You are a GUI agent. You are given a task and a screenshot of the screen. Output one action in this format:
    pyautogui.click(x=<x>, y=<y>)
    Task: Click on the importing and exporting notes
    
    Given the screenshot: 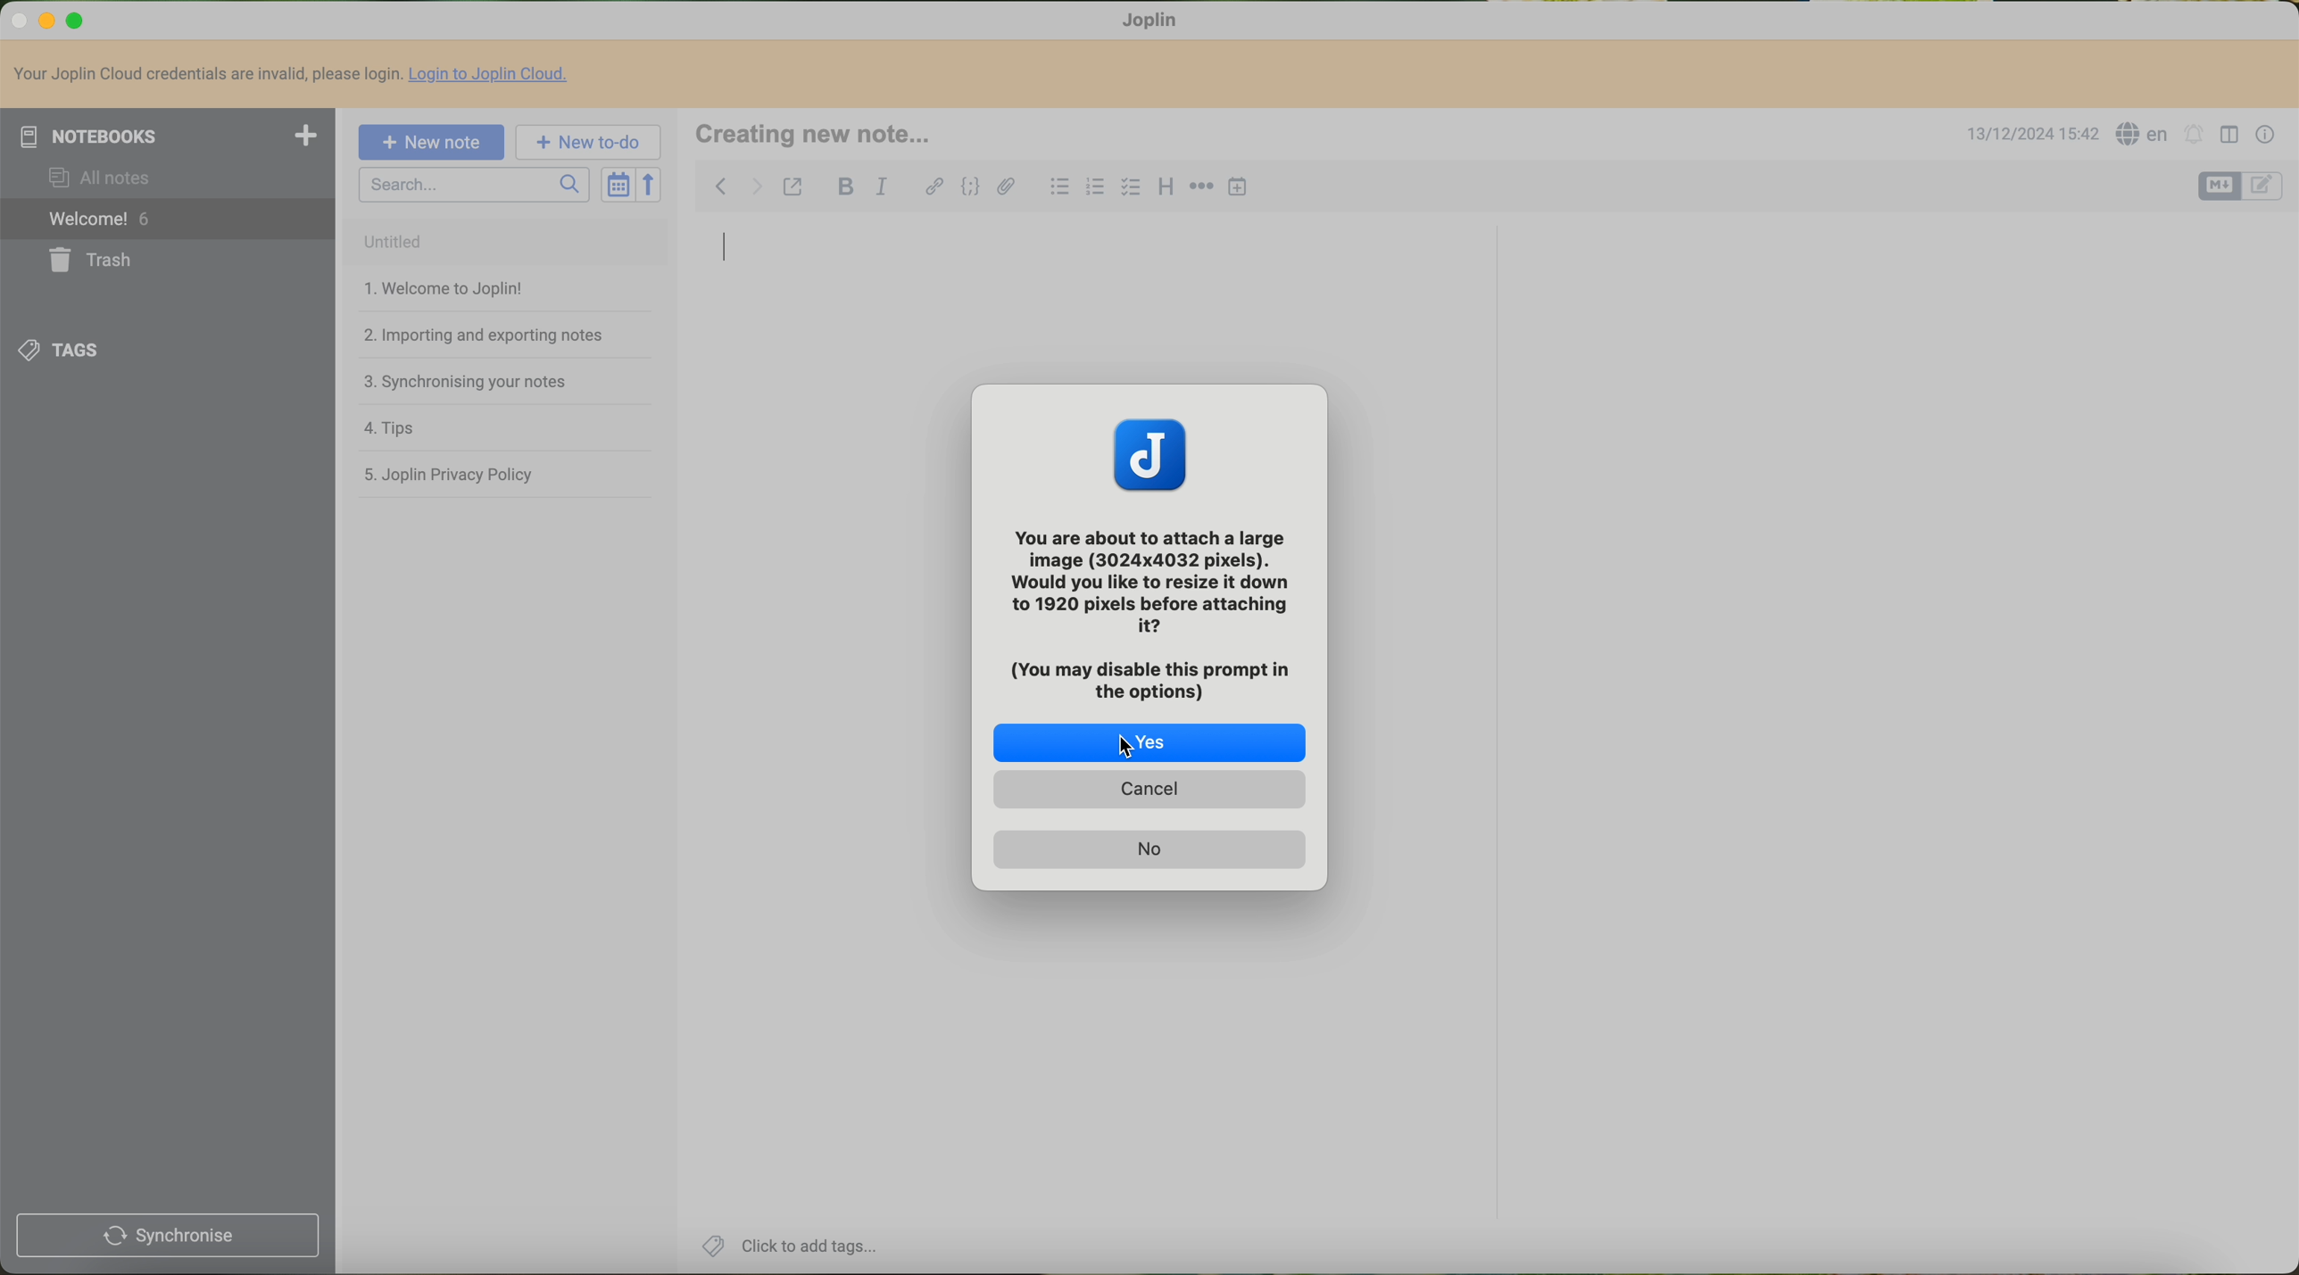 What is the action you would take?
    pyautogui.click(x=481, y=334)
    